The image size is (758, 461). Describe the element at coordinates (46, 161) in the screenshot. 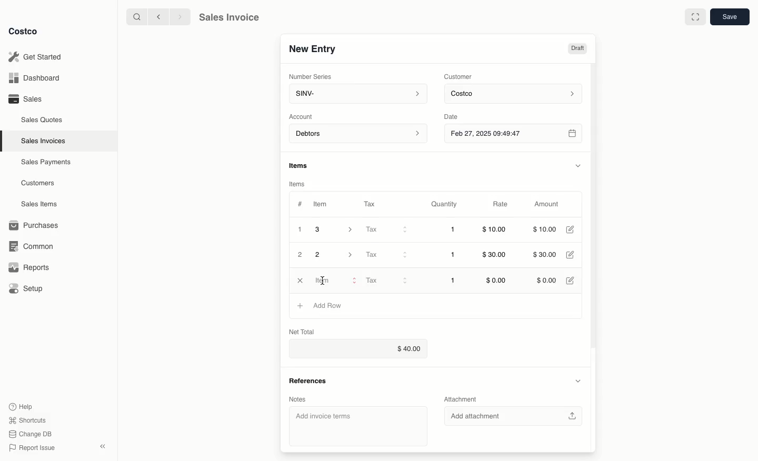

I see `‘Sales Payments` at that location.